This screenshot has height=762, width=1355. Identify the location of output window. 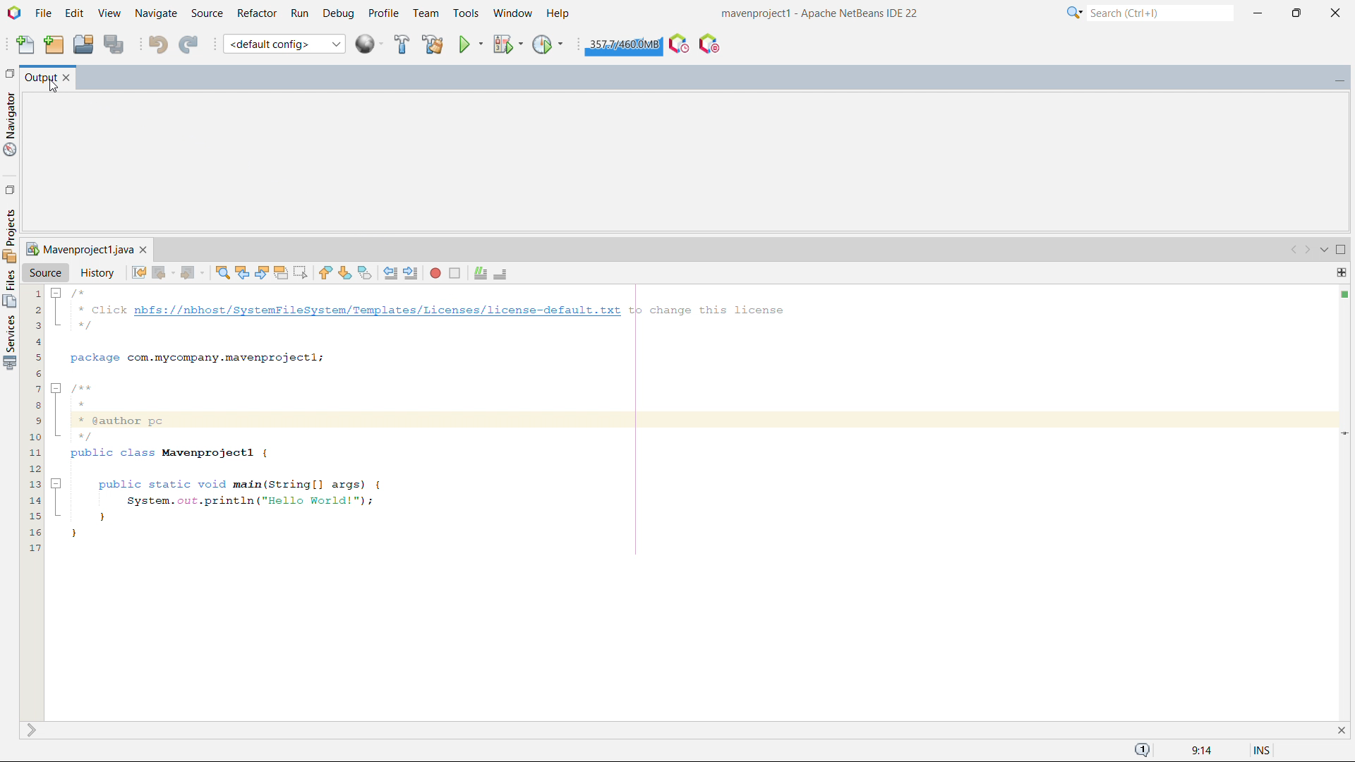
(40, 79).